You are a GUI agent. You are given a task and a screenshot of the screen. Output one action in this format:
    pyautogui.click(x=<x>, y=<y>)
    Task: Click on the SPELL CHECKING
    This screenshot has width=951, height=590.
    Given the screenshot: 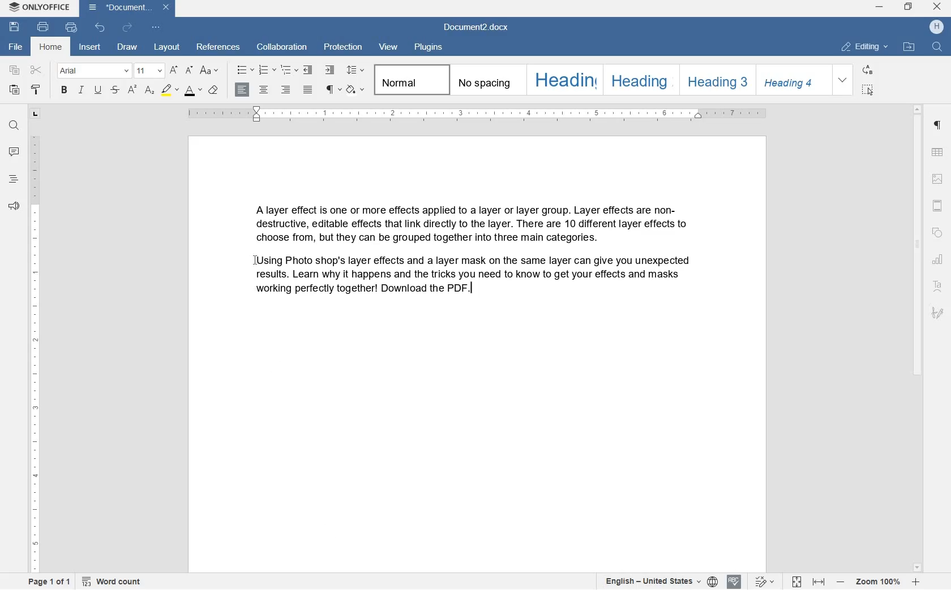 What is the action you would take?
    pyautogui.click(x=734, y=582)
    